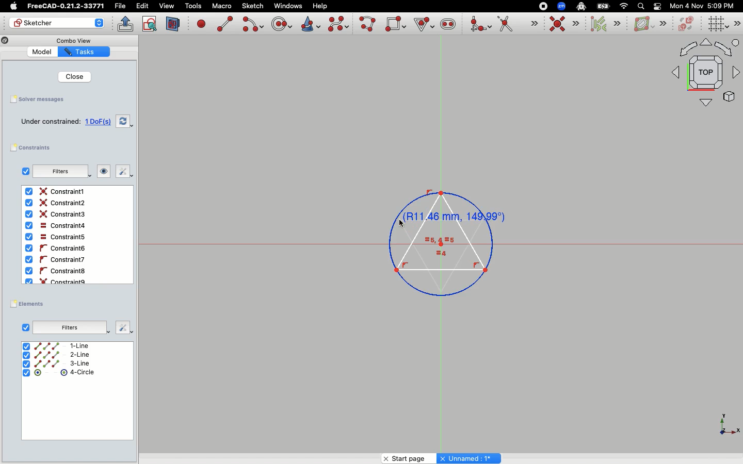  What do you see at coordinates (66, 6) in the screenshot?
I see `FreeCAD-0.21.2-33771` at bounding box center [66, 6].